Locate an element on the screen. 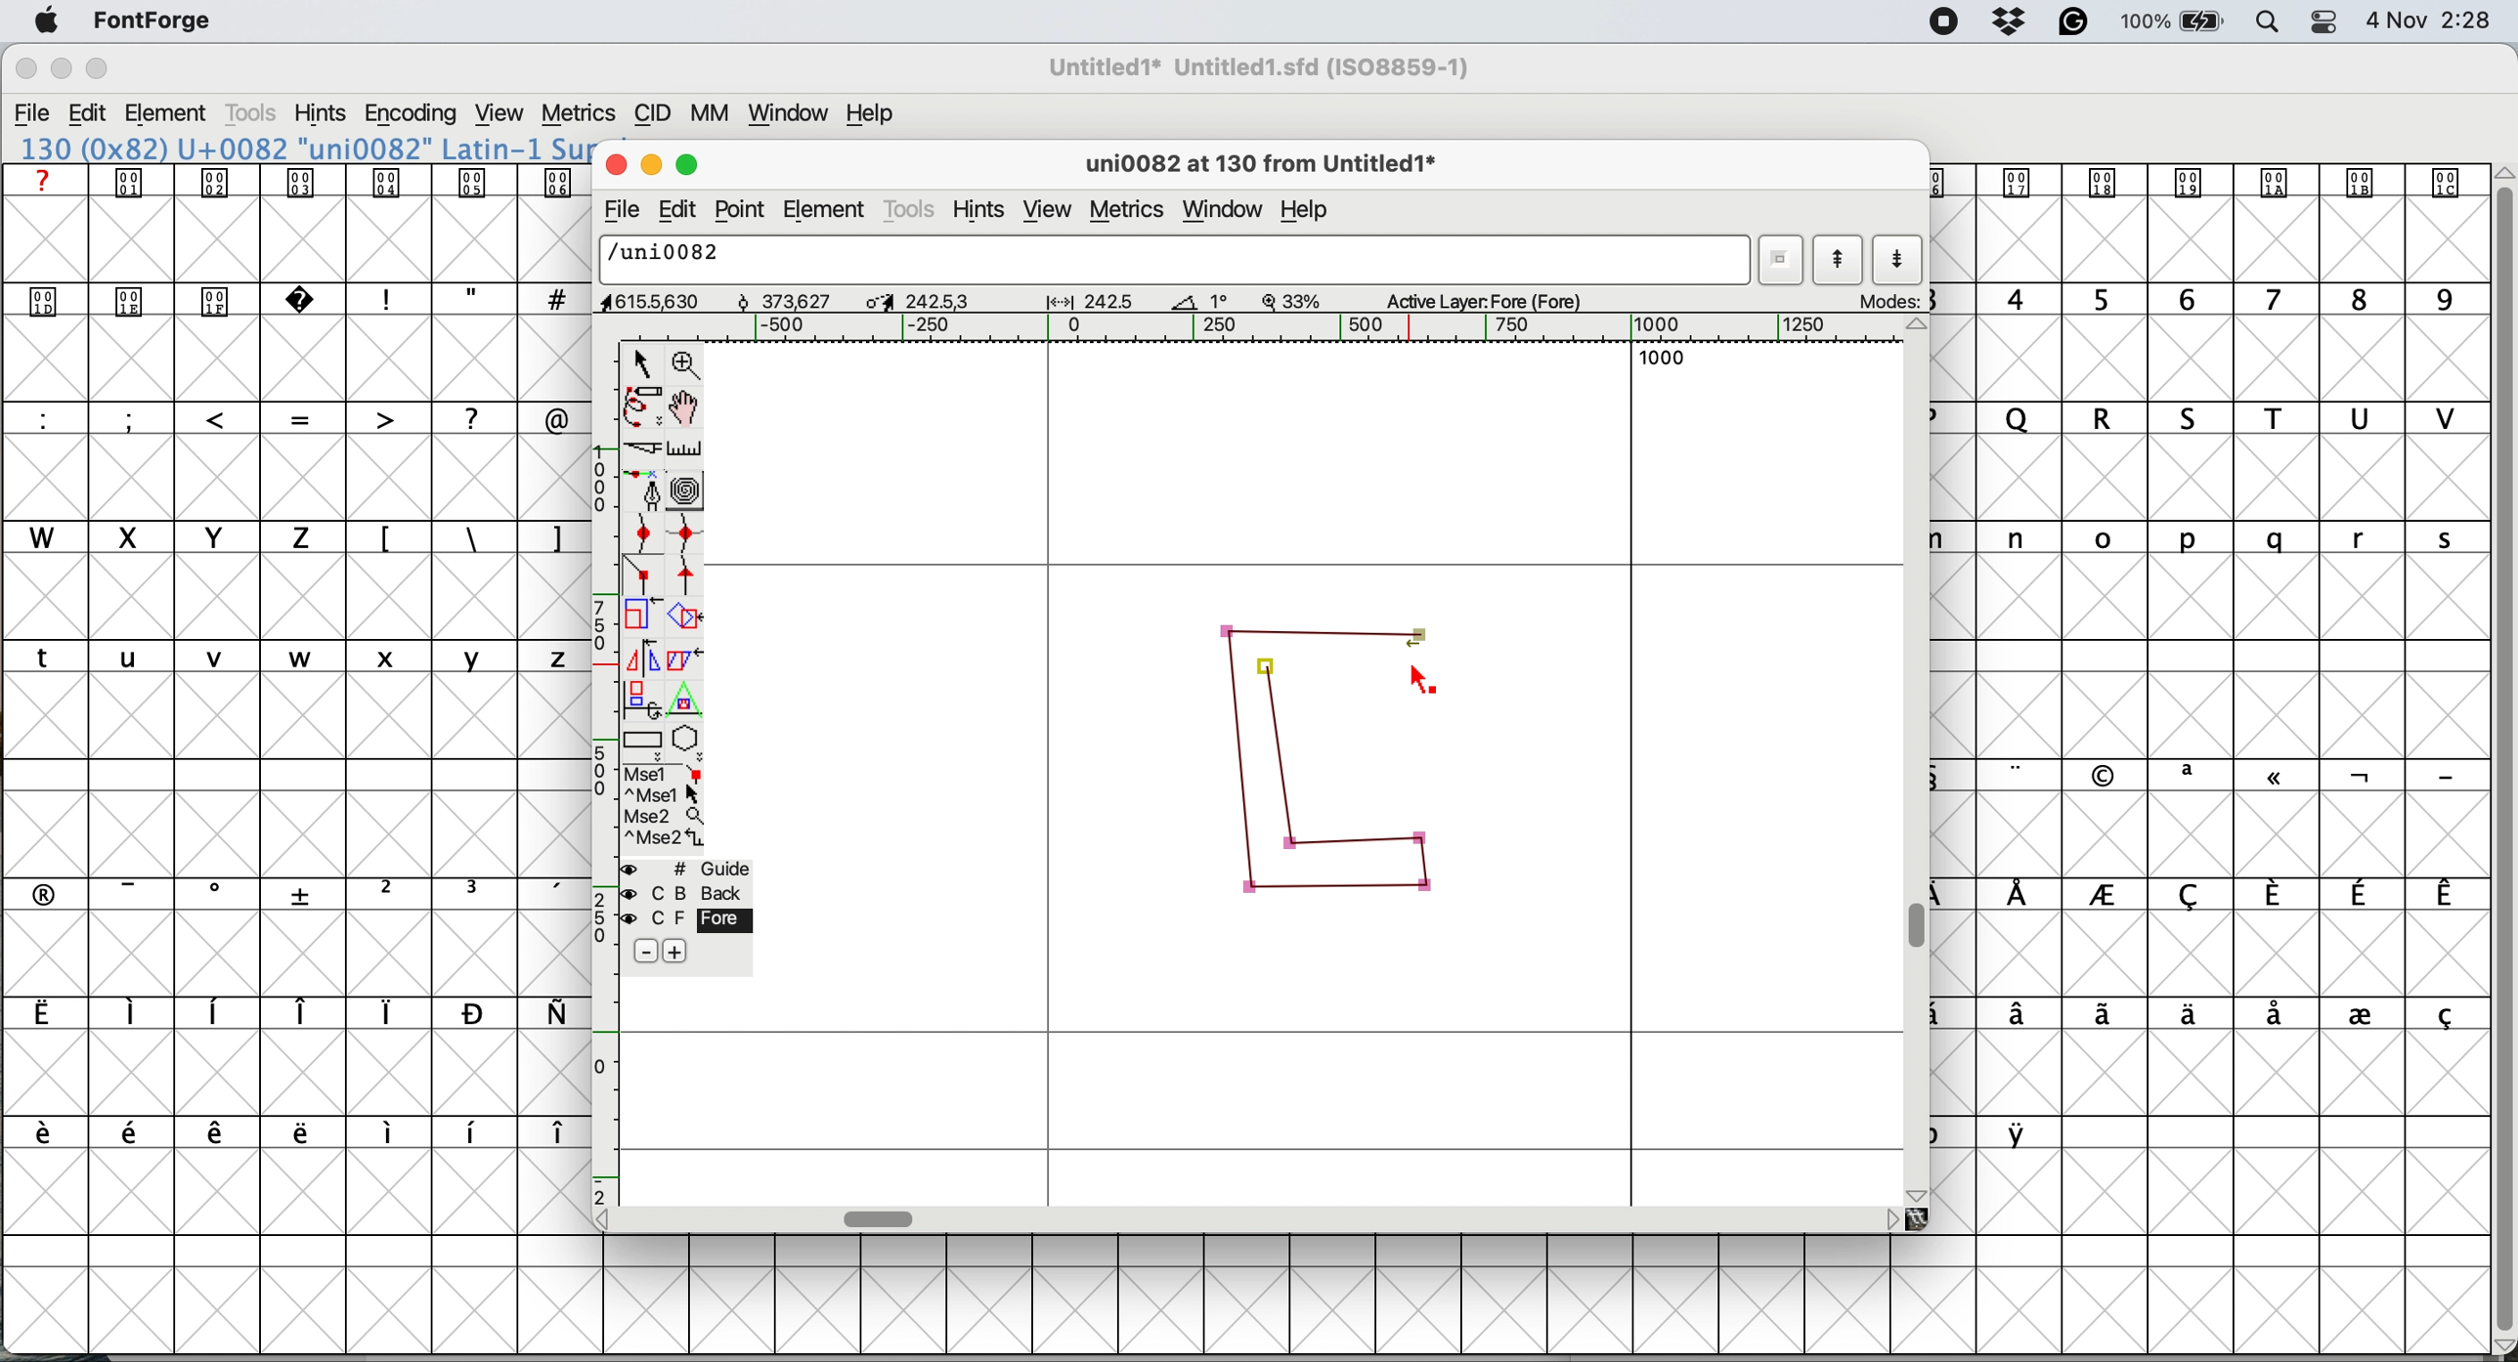  maximise is located at coordinates (691, 160).